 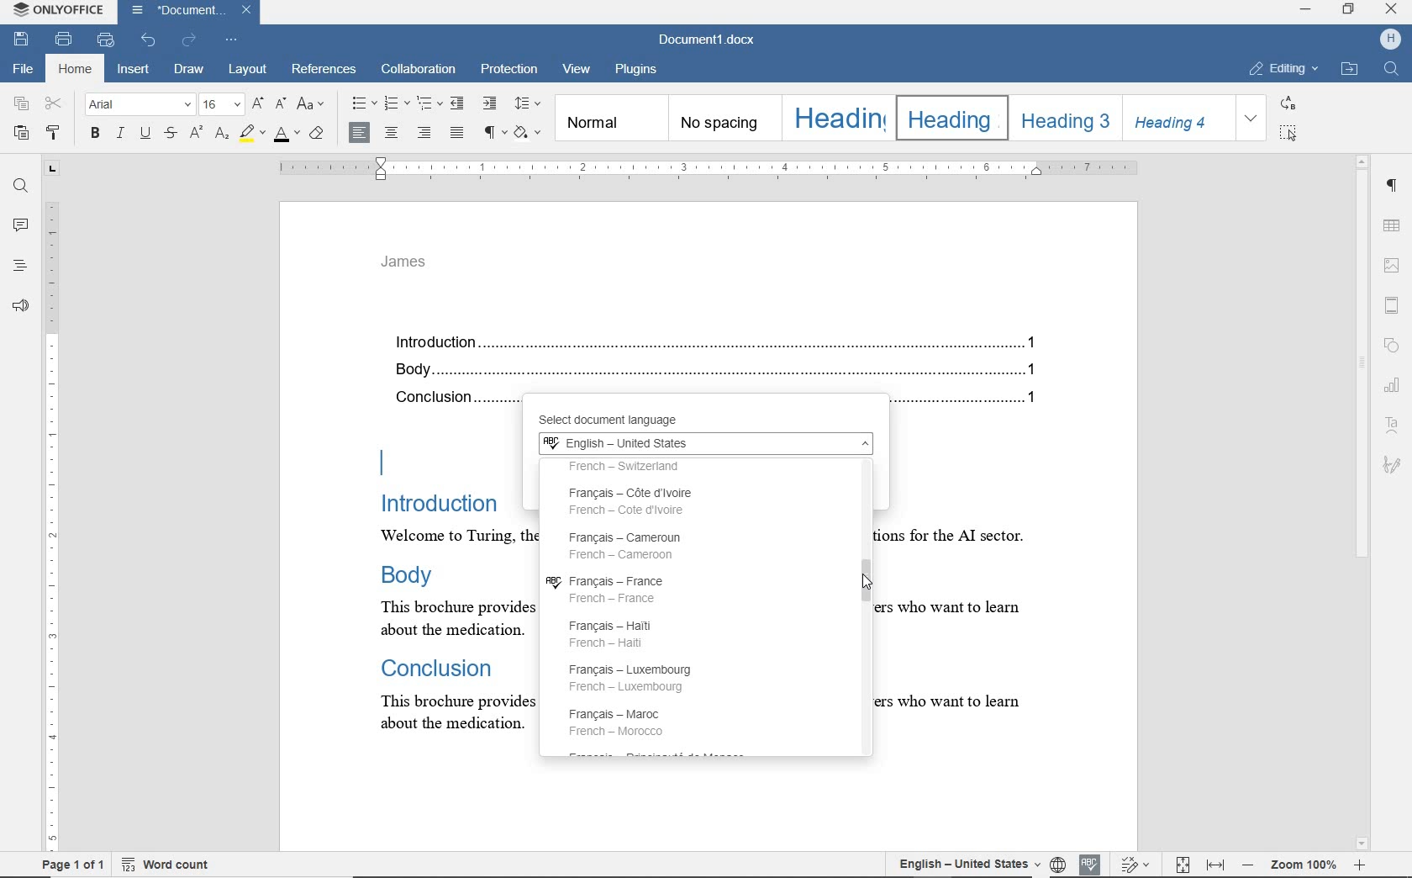 I want to click on ruler, so click(x=53, y=510).